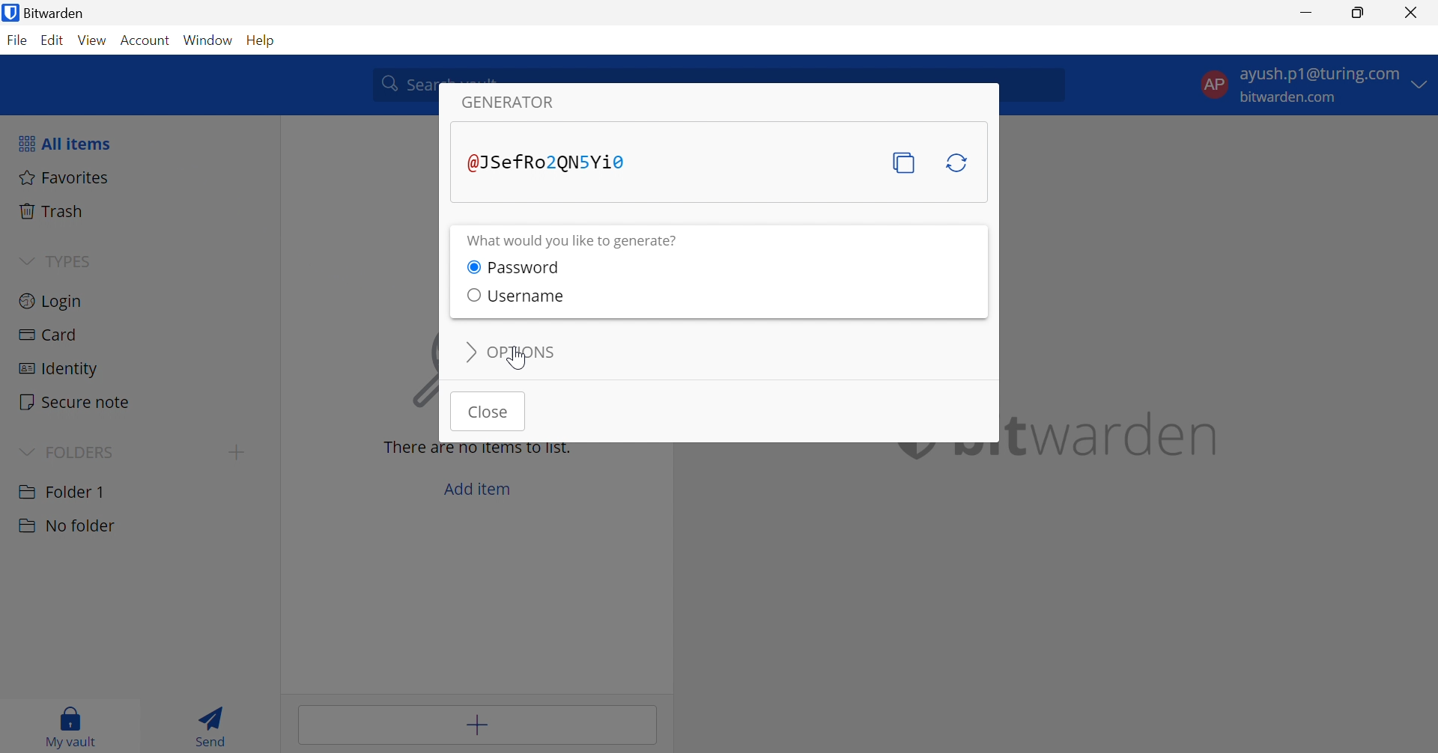 The height and width of the screenshot is (753, 1438). I want to click on Checkbox, so click(473, 294).